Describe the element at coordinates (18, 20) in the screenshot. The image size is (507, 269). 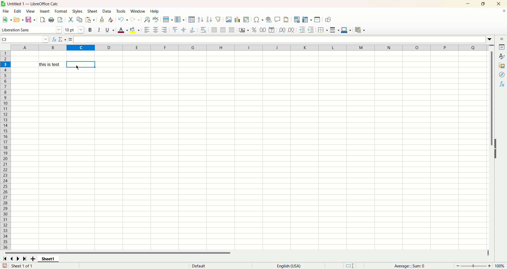
I see `open` at that location.